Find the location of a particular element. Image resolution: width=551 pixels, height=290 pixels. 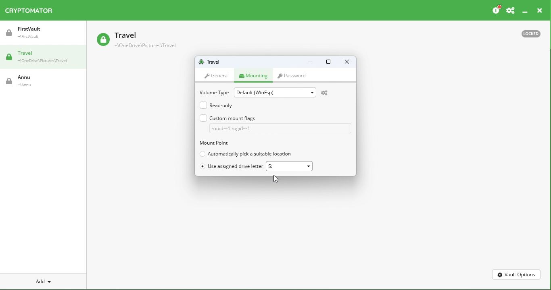

Mounting is located at coordinates (255, 75).